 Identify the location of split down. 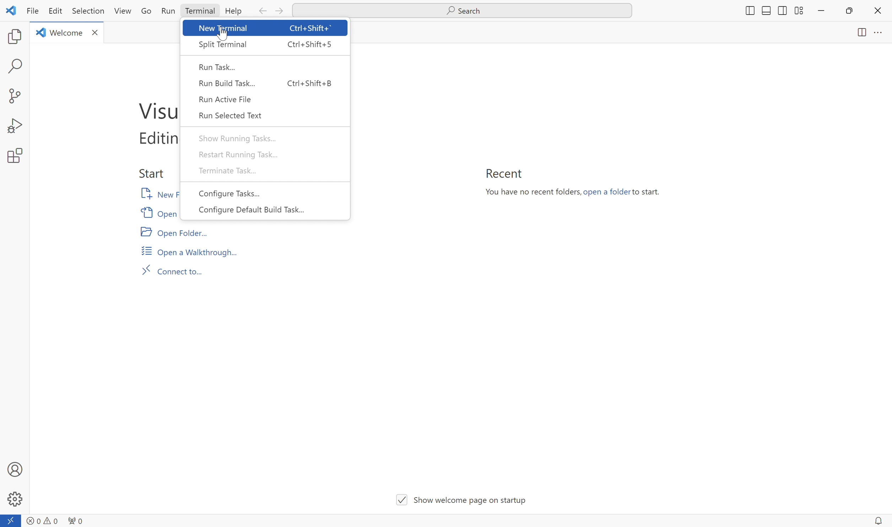
(766, 12).